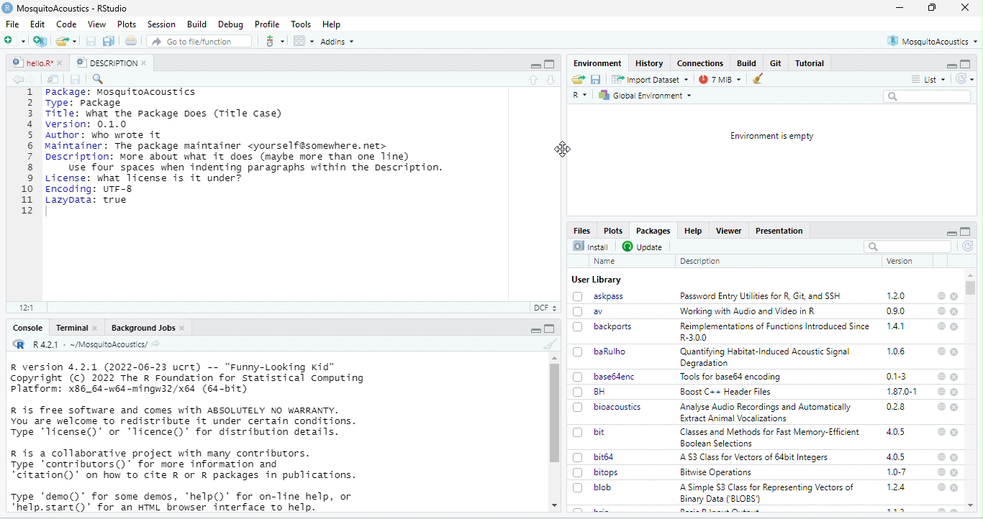 Image resolution: width=983 pixels, height=519 pixels. What do you see at coordinates (955, 474) in the screenshot?
I see `close` at bounding box center [955, 474].